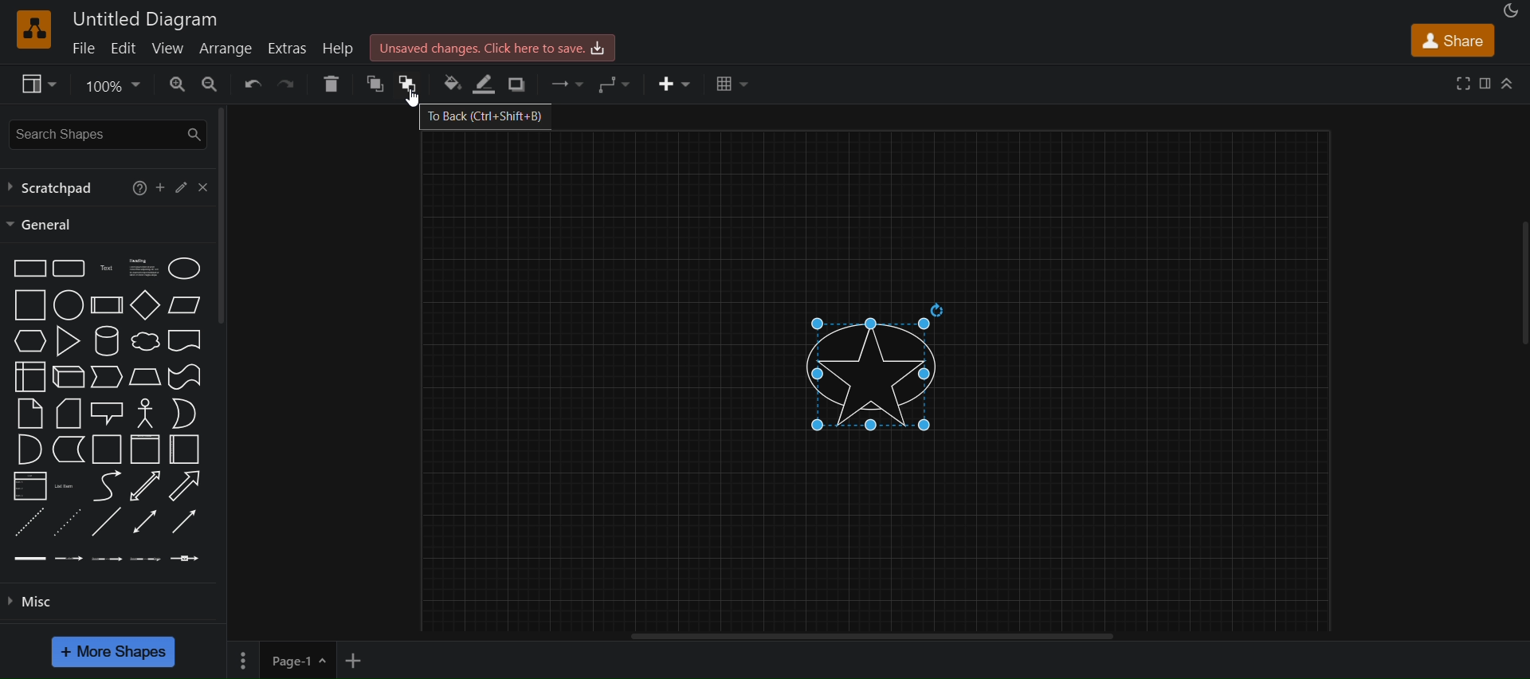 The image size is (1530, 679). What do you see at coordinates (106, 340) in the screenshot?
I see `cylinder` at bounding box center [106, 340].